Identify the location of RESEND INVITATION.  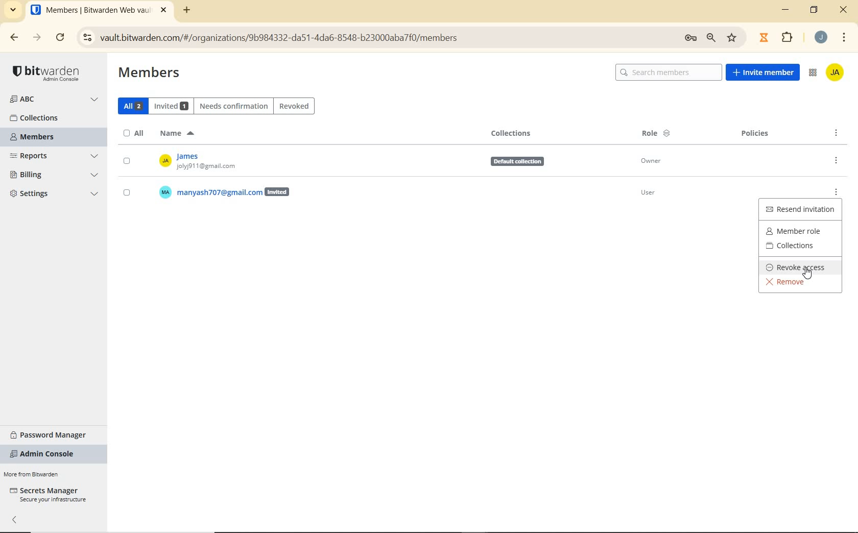
(802, 209).